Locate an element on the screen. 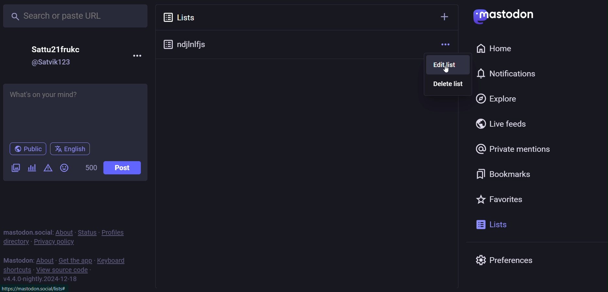 This screenshot has height=292, width=608. Whats on your mind is located at coordinates (75, 110).